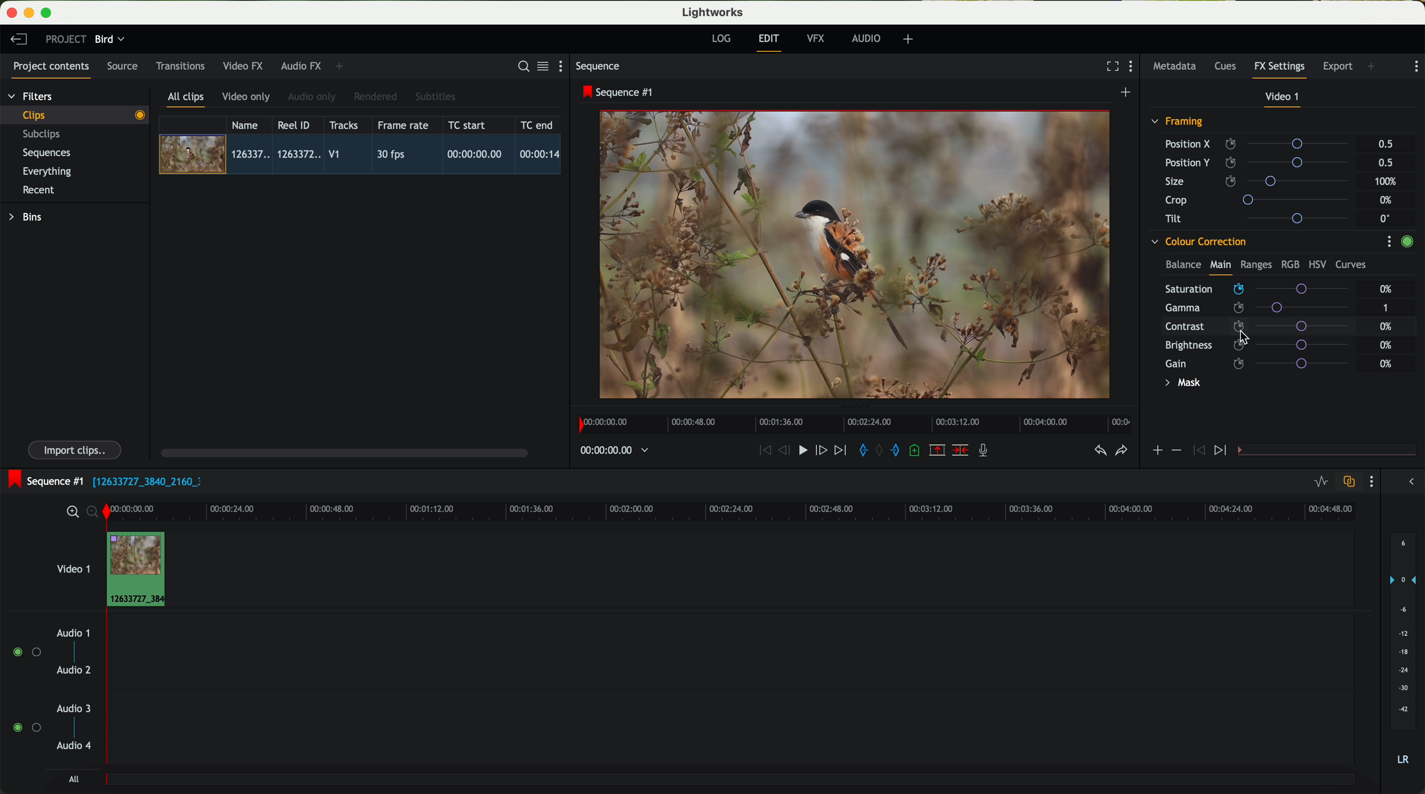 This screenshot has height=794, width=1425. What do you see at coordinates (27, 217) in the screenshot?
I see `bins` at bounding box center [27, 217].